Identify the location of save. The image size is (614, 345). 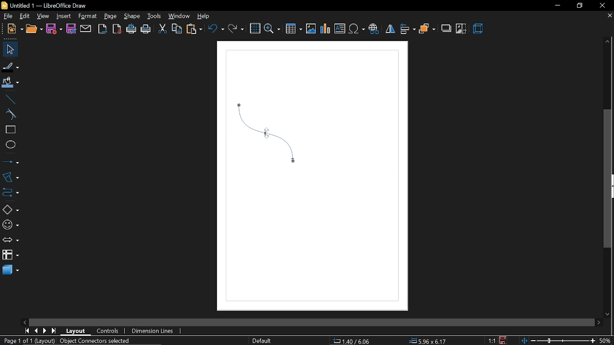
(54, 29).